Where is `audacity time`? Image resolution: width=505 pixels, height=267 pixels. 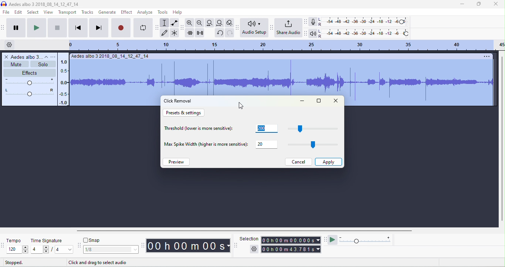
audacity time is located at coordinates (189, 246).